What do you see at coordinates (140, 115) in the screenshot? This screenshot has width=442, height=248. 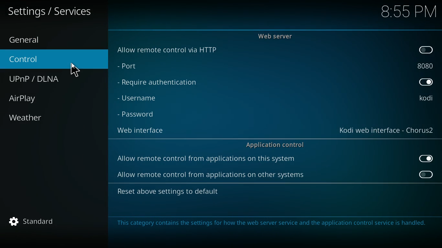 I see `password` at bounding box center [140, 115].